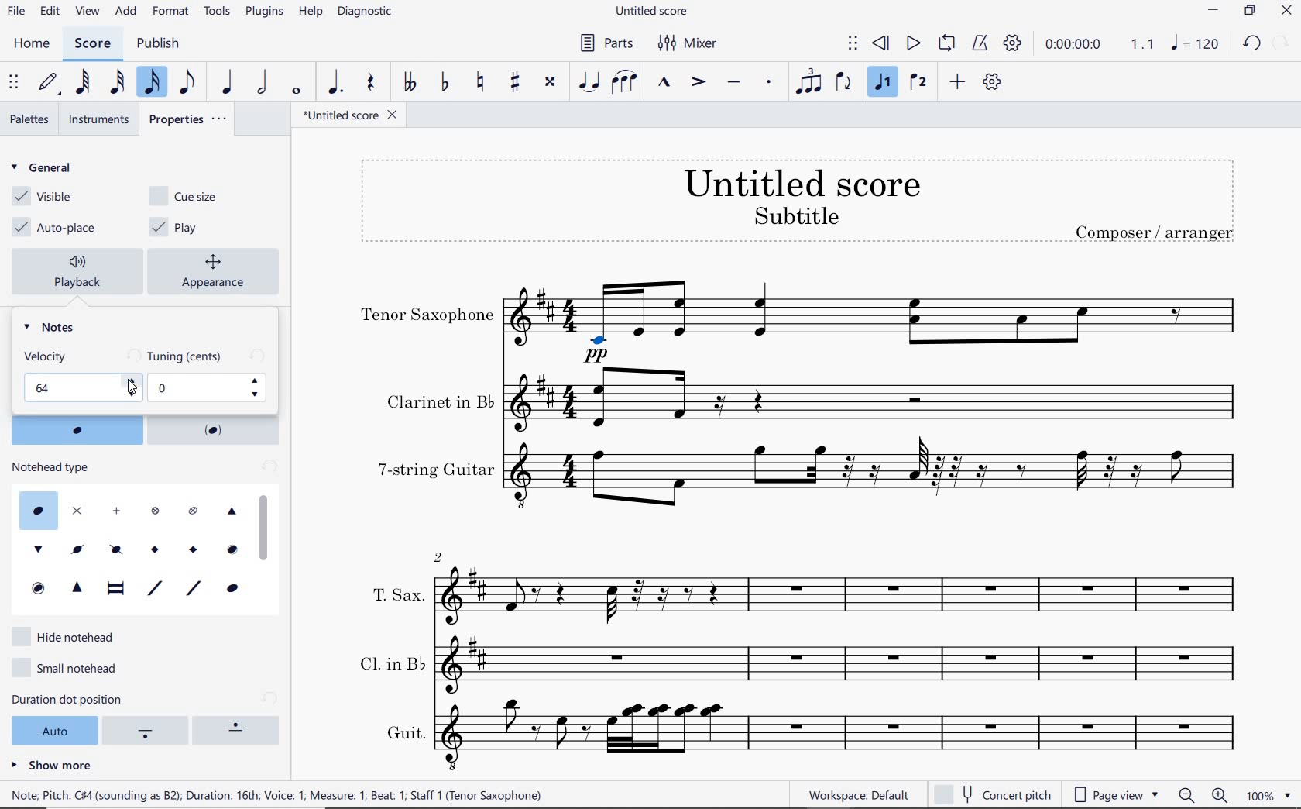  What do you see at coordinates (427, 316) in the screenshot?
I see `text` at bounding box center [427, 316].